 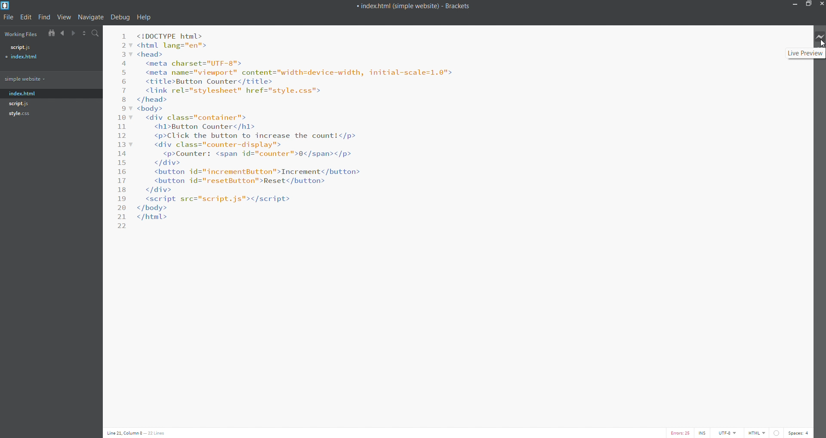 What do you see at coordinates (49, 33) in the screenshot?
I see `create file tree` at bounding box center [49, 33].